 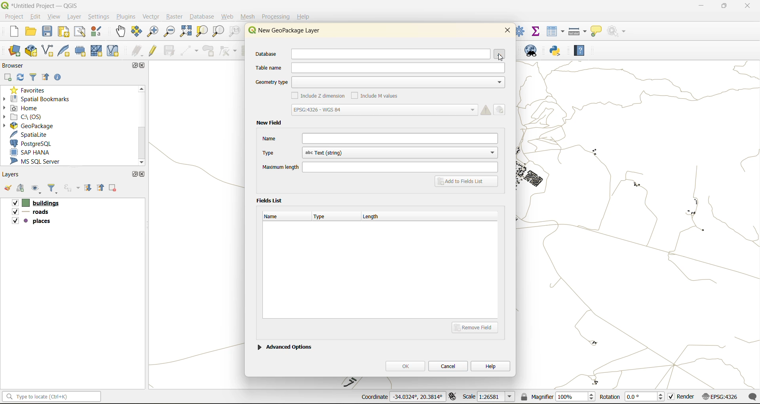 I want to click on Type to locate (Ctrl+K)(status bar), so click(x=52, y=398).